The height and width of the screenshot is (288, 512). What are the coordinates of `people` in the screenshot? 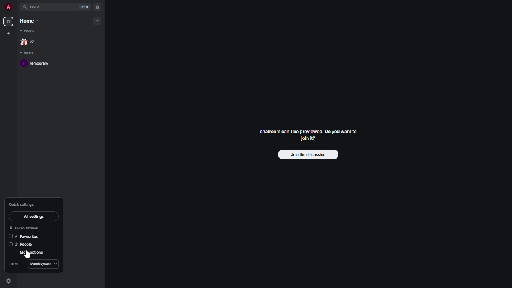 It's located at (25, 244).